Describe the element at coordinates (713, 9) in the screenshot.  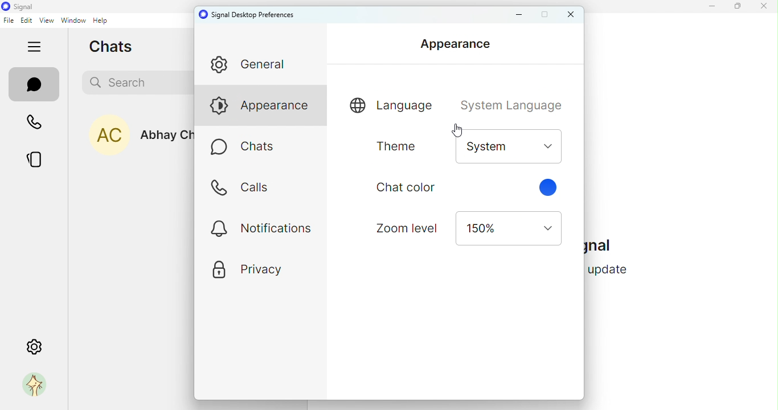
I see `minimize` at that location.